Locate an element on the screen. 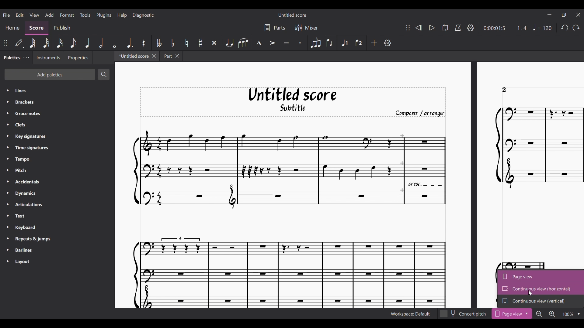 The height and width of the screenshot is (328, 584). Looping playback is located at coordinates (444, 28).